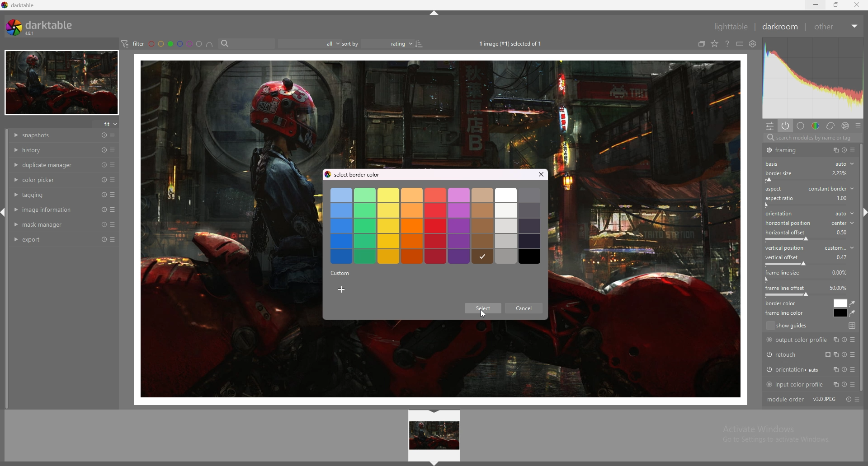  I want to click on define shortcuts, so click(740, 44).